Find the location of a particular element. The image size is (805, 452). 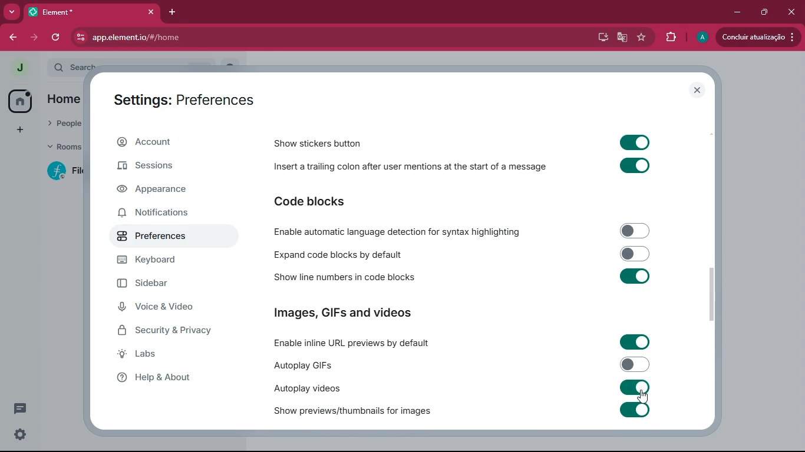

show stickers button is located at coordinates (319, 143).